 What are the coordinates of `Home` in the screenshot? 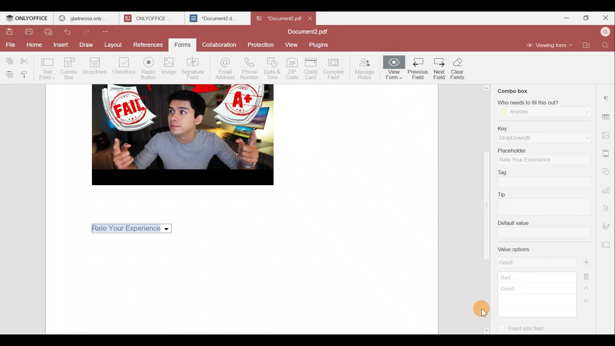 It's located at (32, 45).